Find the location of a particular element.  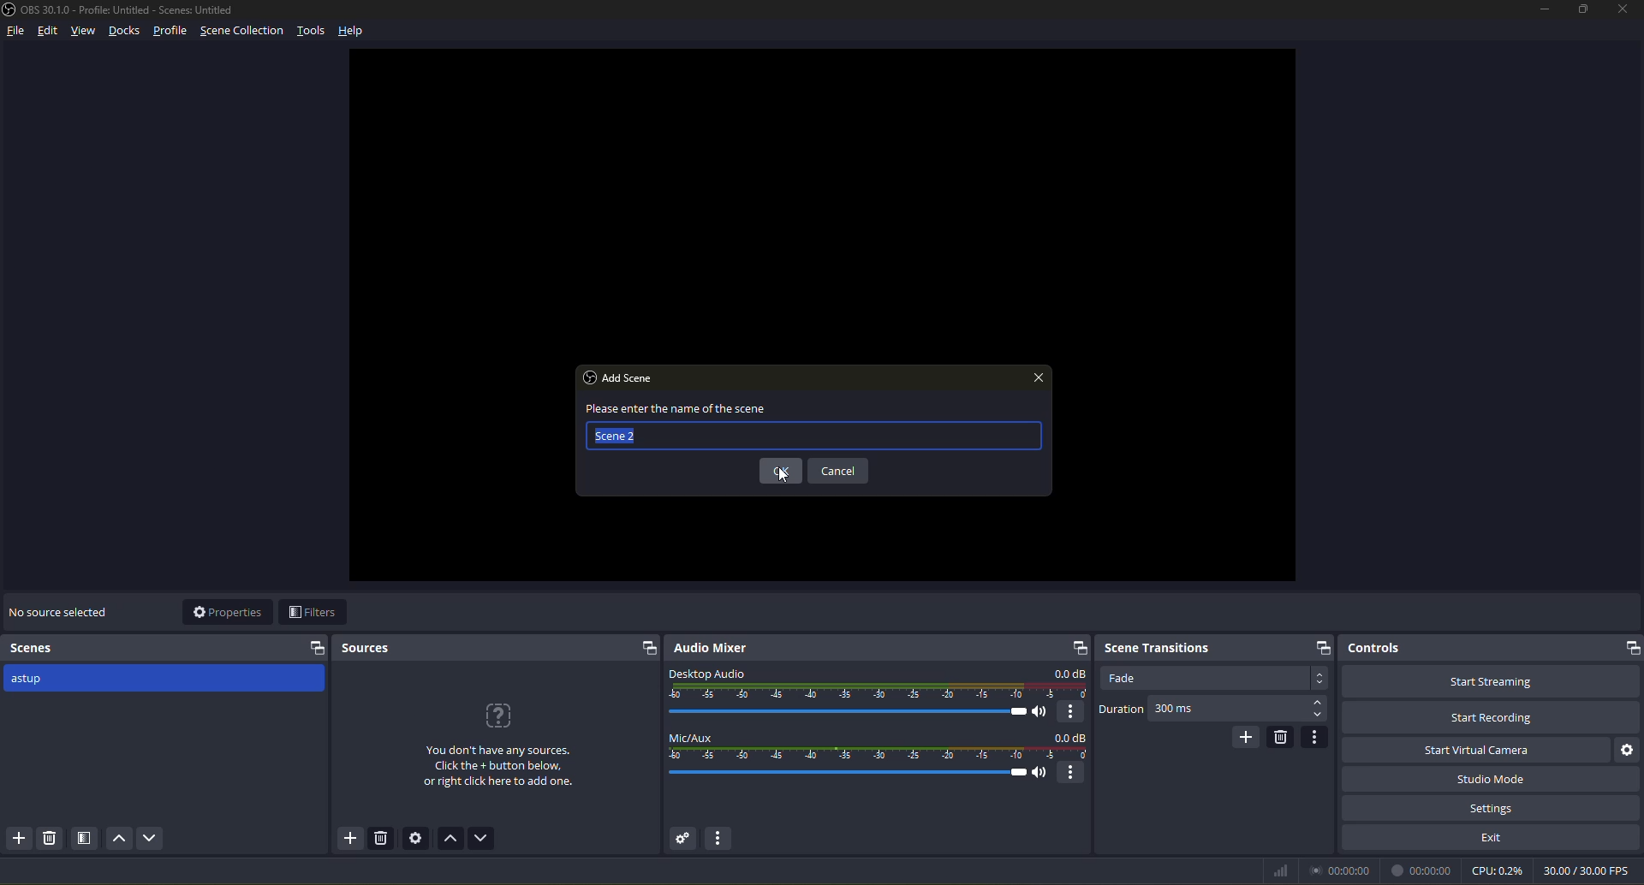

expand is located at coordinates (647, 648).